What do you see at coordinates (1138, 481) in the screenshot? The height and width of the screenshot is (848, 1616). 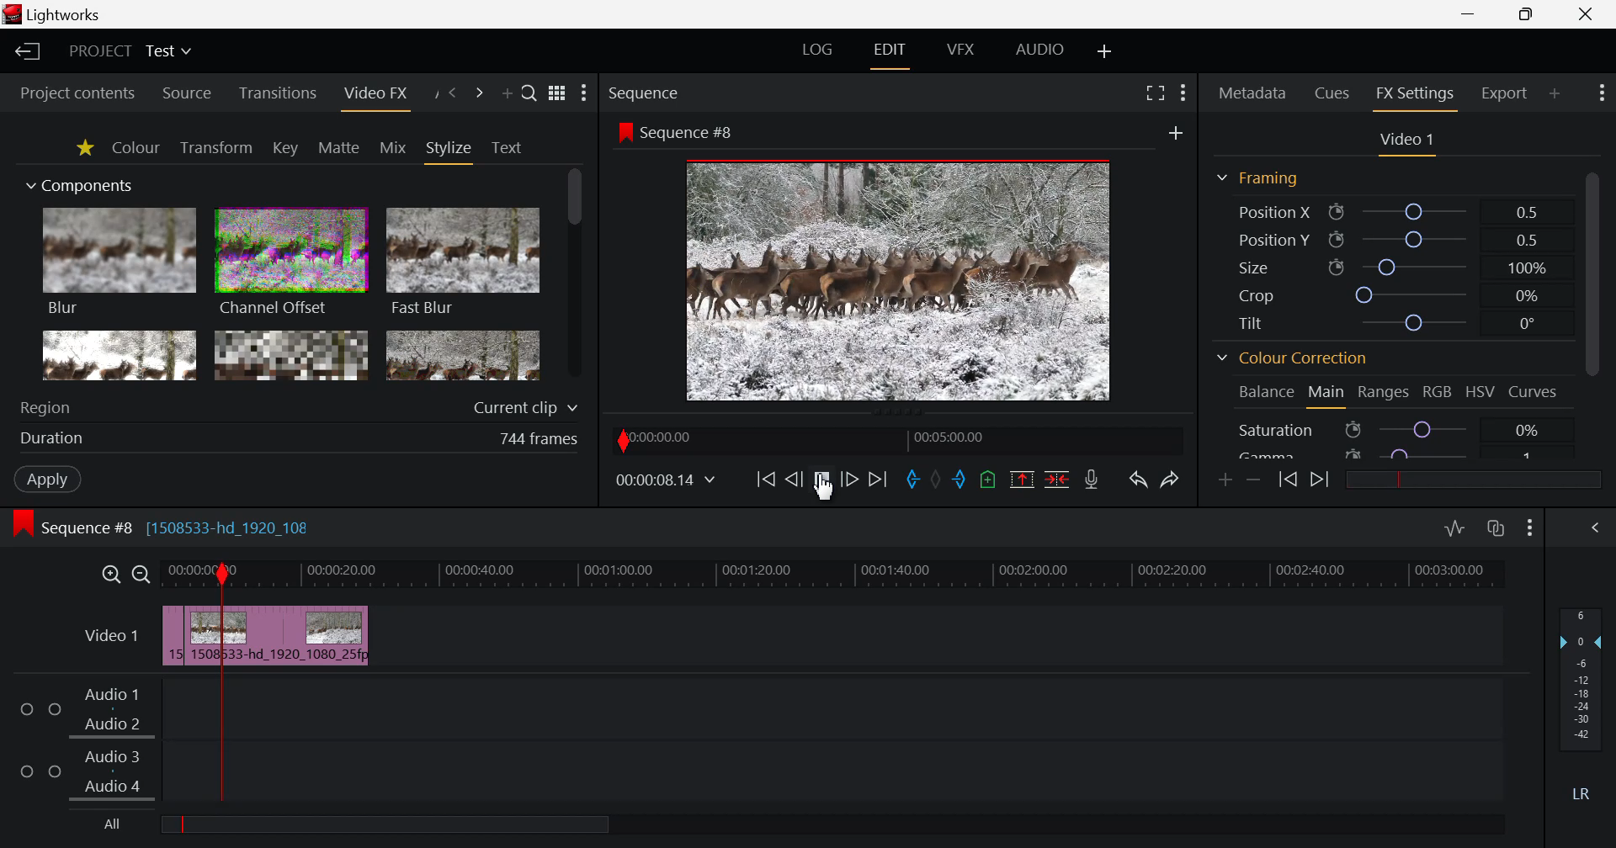 I see `Undo` at bounding box center [1138, 481].